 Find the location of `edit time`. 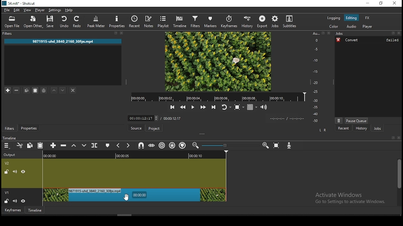

edit time is located at coordinates (143, 118).